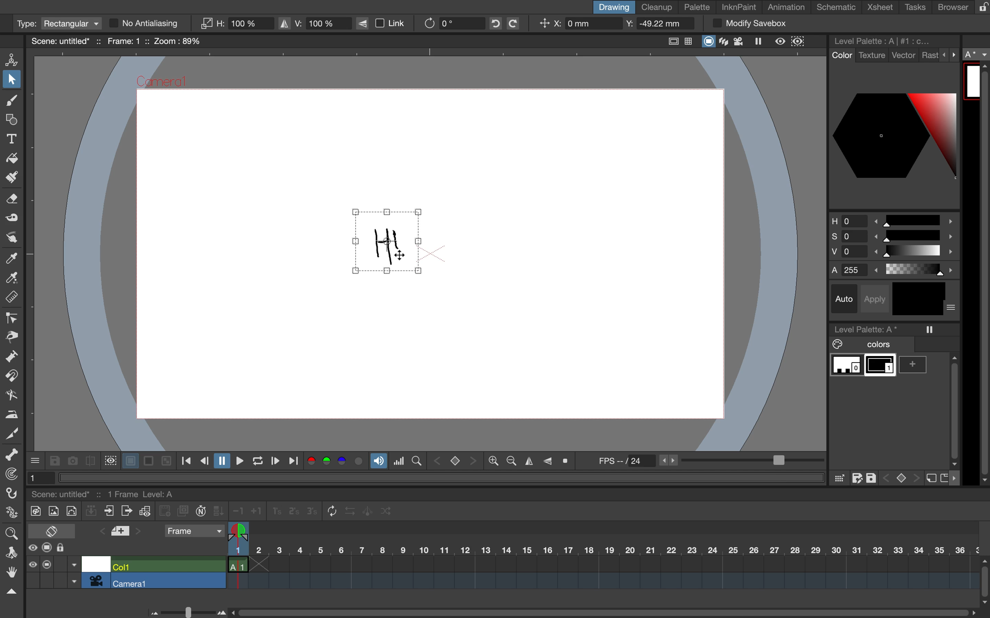 This screenshot has width=990, height=618. Describe the element at coordinates (930, 329) in the screenshot. I see `freeze` at that location.